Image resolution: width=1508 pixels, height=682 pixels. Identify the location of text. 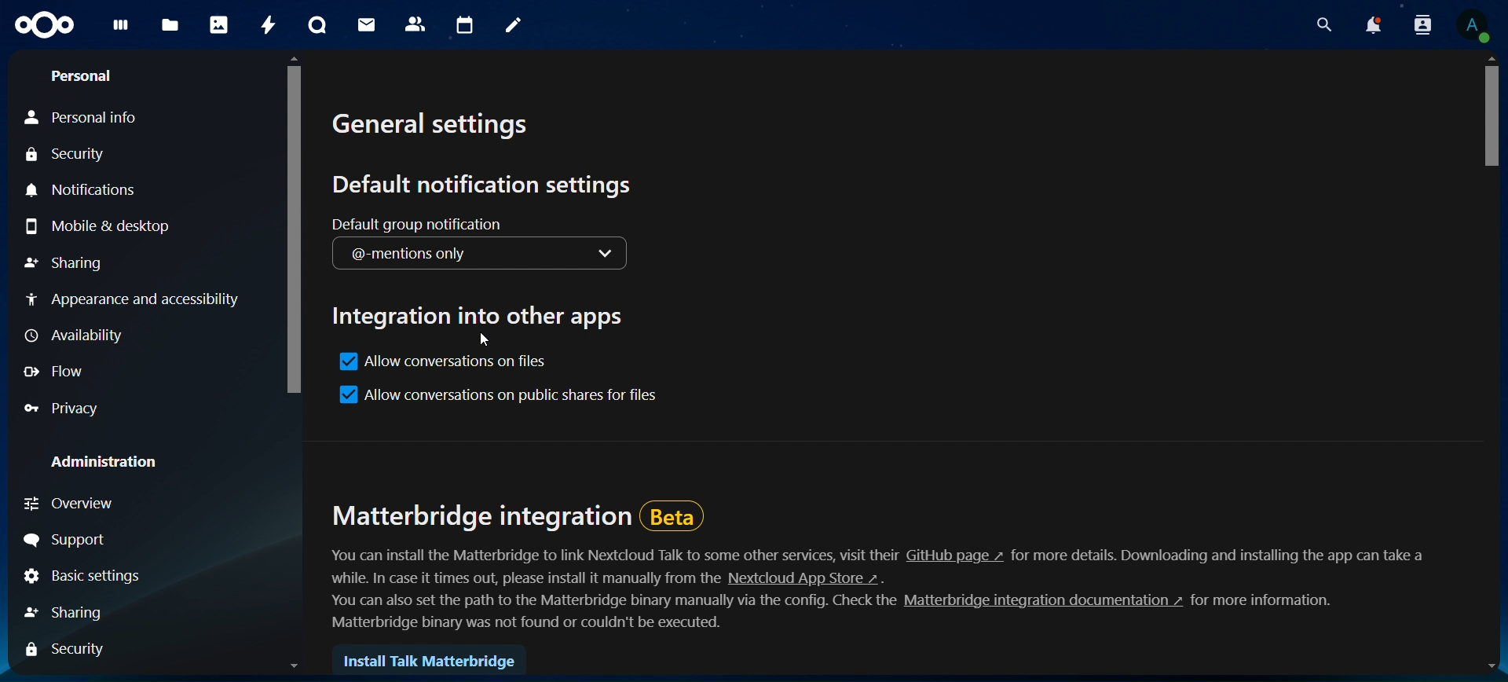
(531, 624).